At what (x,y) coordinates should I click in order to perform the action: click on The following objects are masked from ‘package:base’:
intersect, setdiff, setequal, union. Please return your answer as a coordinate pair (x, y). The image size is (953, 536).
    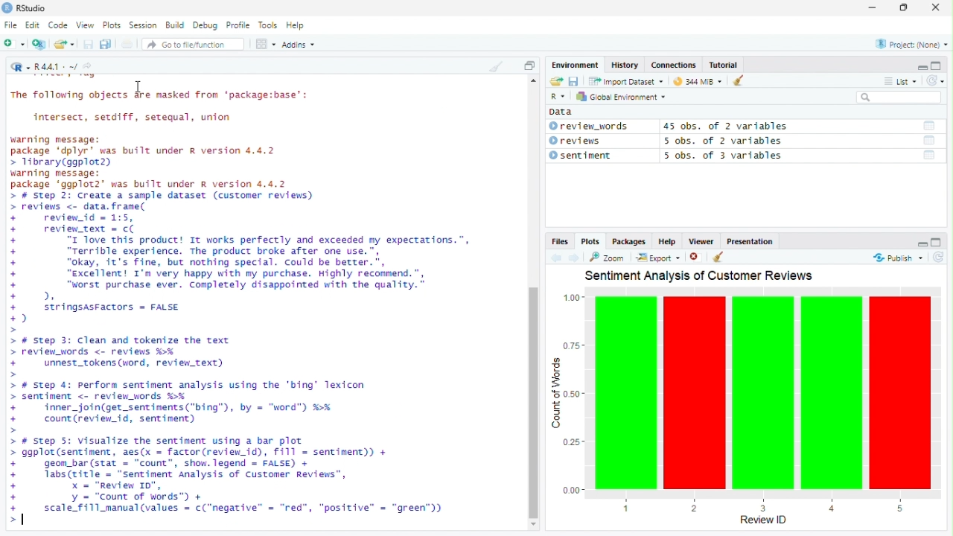
    Looking at the image, I should click on (165, 105).